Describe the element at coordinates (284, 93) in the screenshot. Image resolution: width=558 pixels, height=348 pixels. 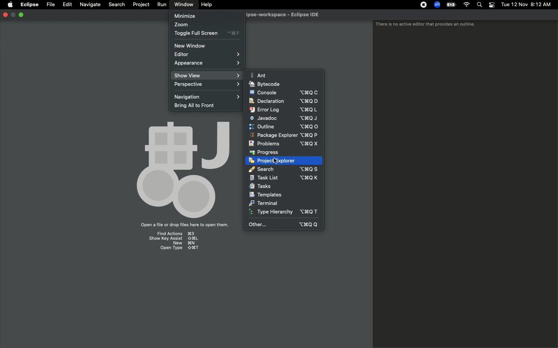
I see `Console` at that location.